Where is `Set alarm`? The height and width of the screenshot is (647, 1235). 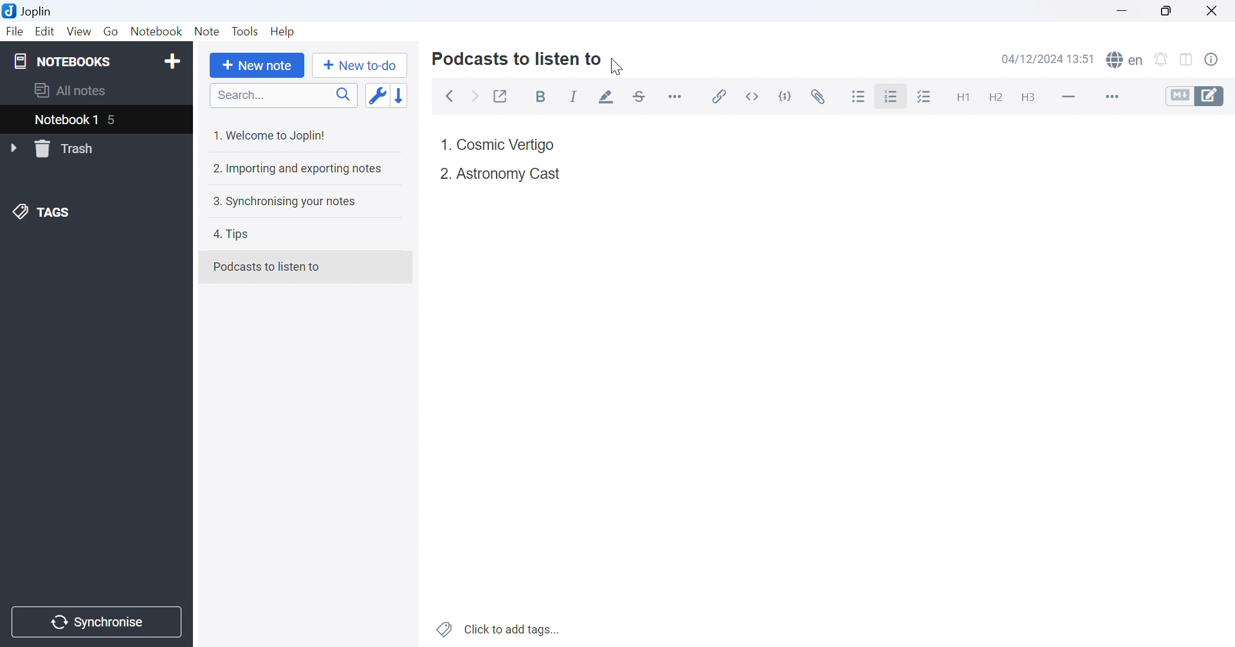 Set alarm is located at coordinates (1161, 59).